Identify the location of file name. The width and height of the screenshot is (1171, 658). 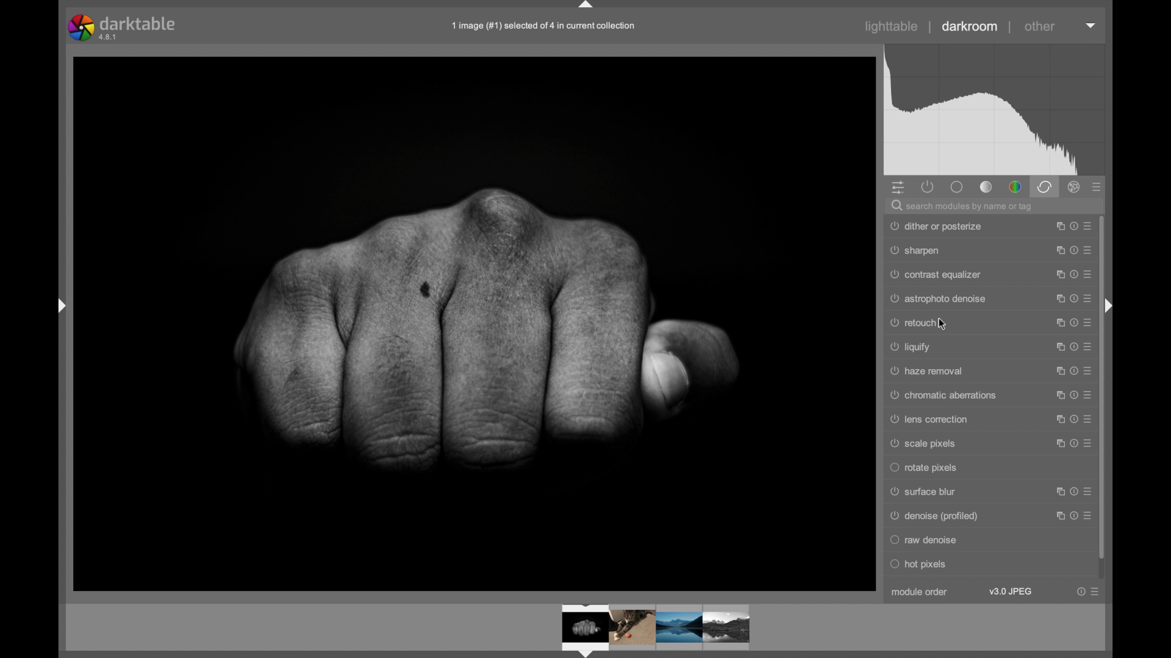
(544, 26).